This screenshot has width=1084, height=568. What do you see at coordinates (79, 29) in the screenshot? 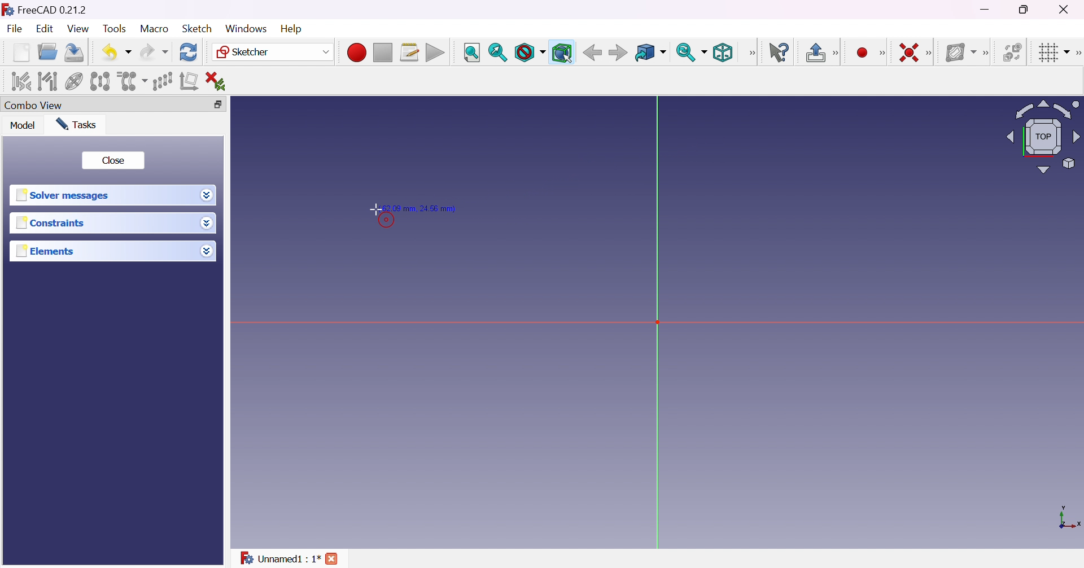
I see `View` at bounding box center [79, 29].